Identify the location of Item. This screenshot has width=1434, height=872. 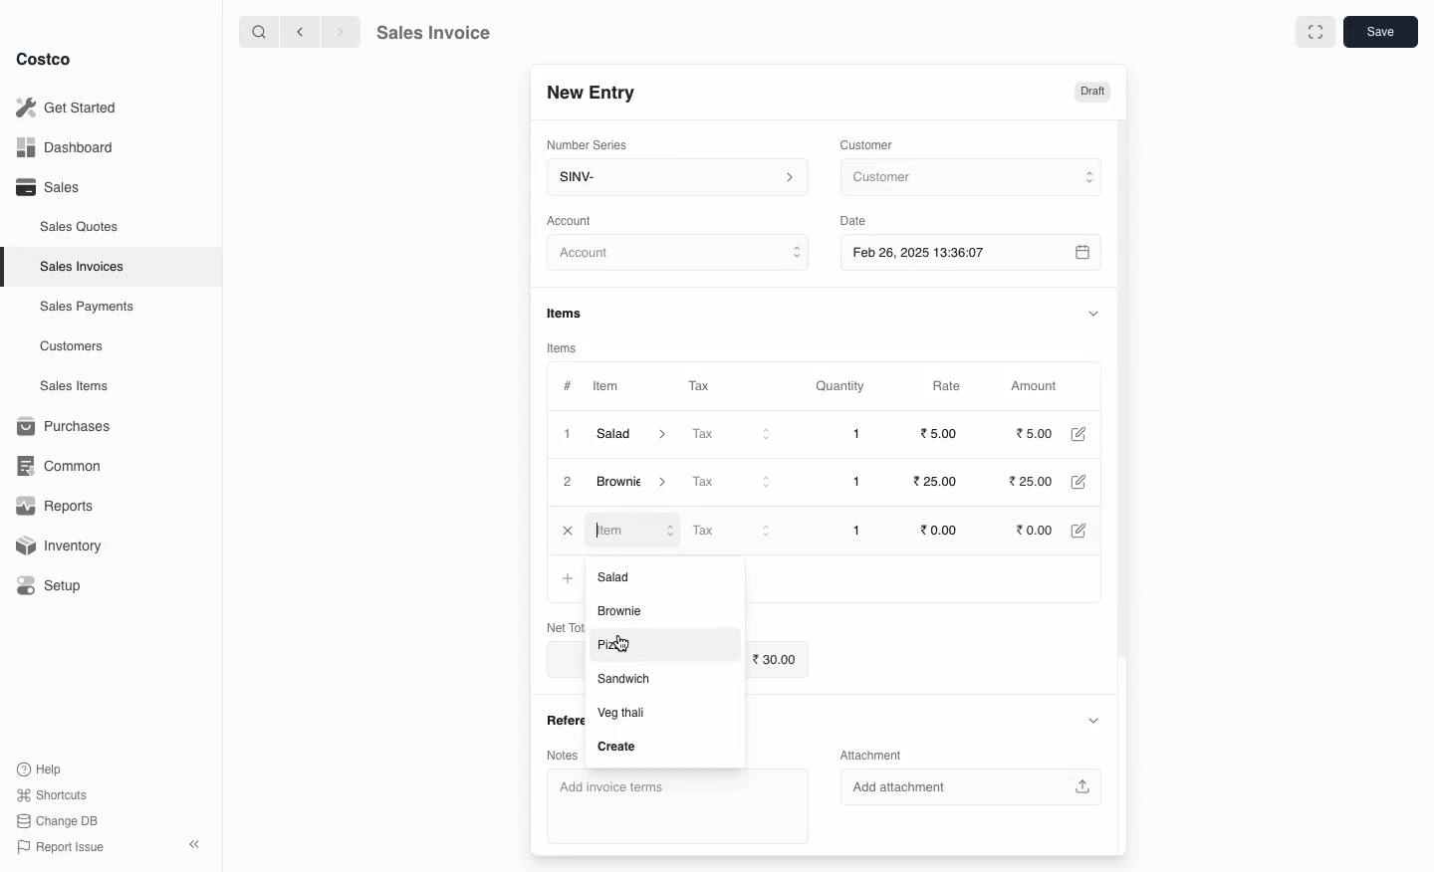
(608, 388).